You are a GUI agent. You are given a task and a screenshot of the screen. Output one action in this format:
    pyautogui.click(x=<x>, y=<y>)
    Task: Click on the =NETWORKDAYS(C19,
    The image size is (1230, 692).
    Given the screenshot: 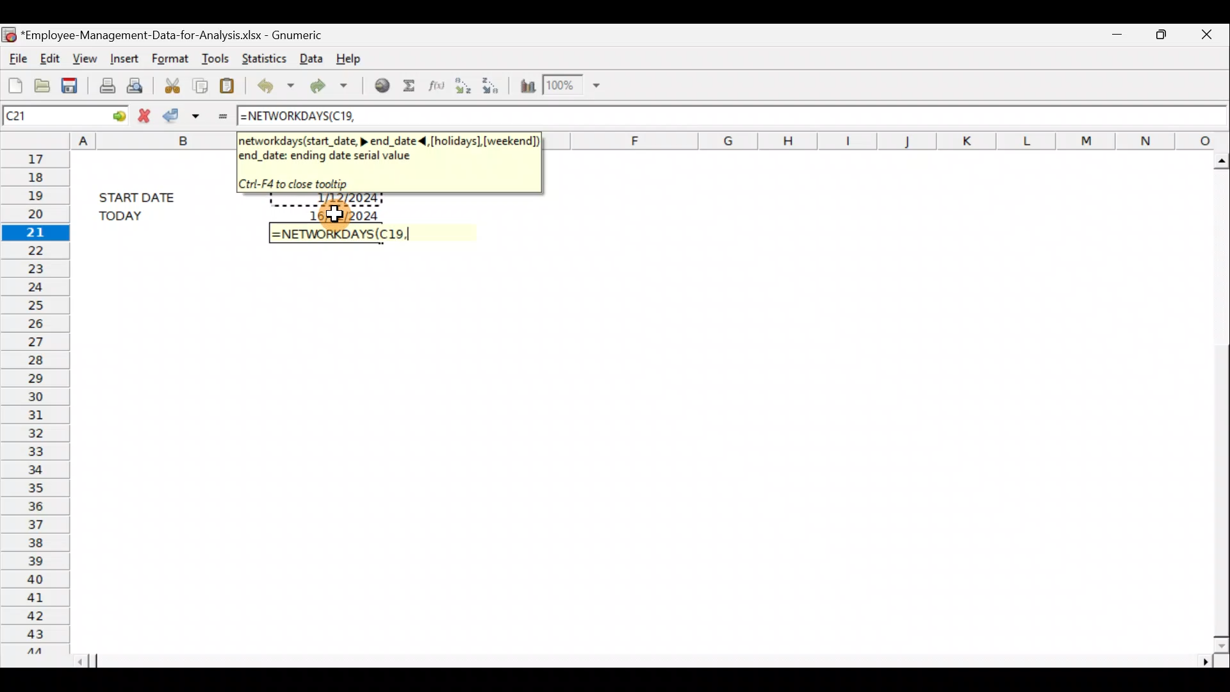 What is the action you would take?
    pyautogui.click(x=297, y=117)
    